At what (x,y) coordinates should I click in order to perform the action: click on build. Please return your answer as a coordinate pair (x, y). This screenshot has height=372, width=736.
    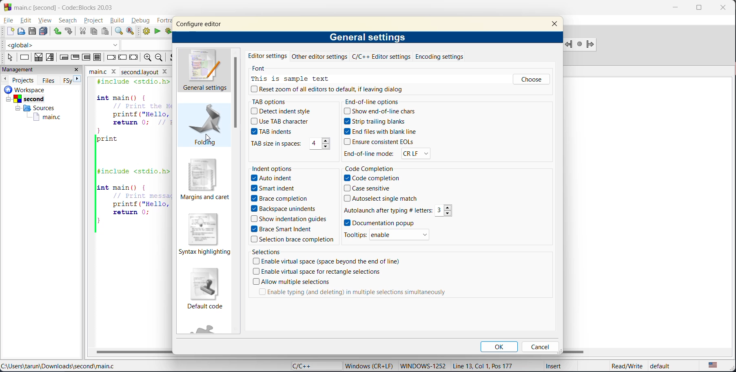
    Looking at the image, I should click on (147, 32).